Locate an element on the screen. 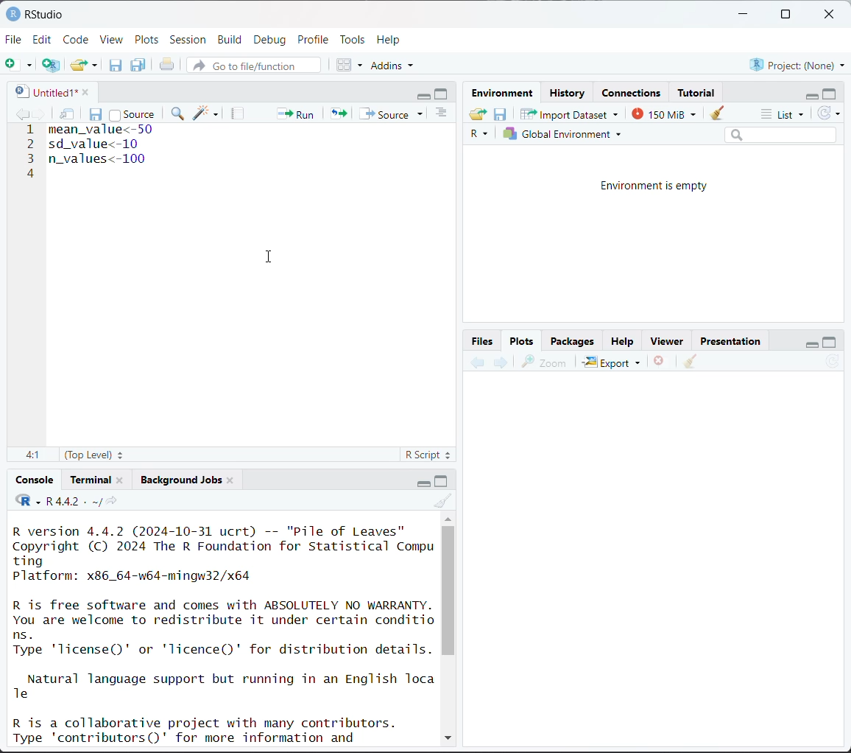 The image size is (851, 753). clear console is located at coordinates (445, 501).